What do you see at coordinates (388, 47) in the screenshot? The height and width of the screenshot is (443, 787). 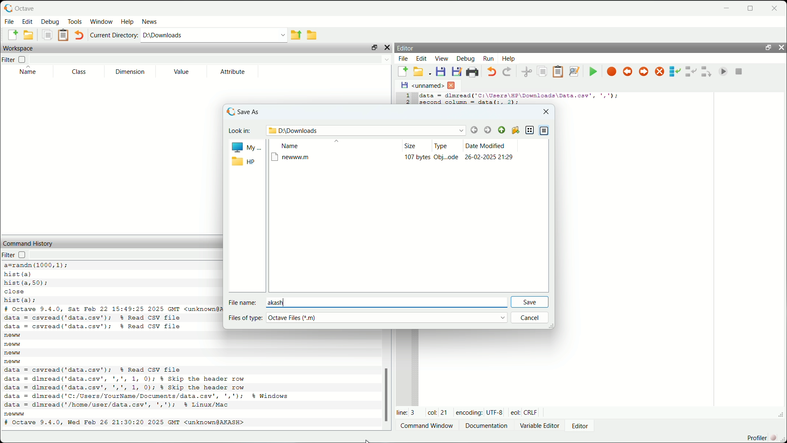 I see `hide widget` at bounding box center [388, 47].